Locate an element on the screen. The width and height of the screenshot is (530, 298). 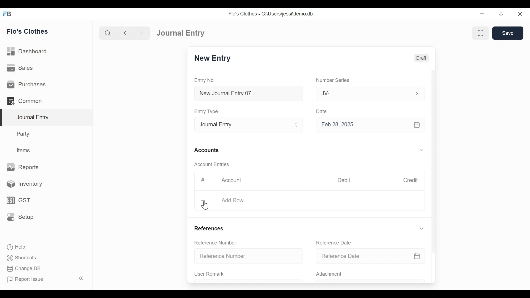
Entry Type is located at coordinates (208, 111).